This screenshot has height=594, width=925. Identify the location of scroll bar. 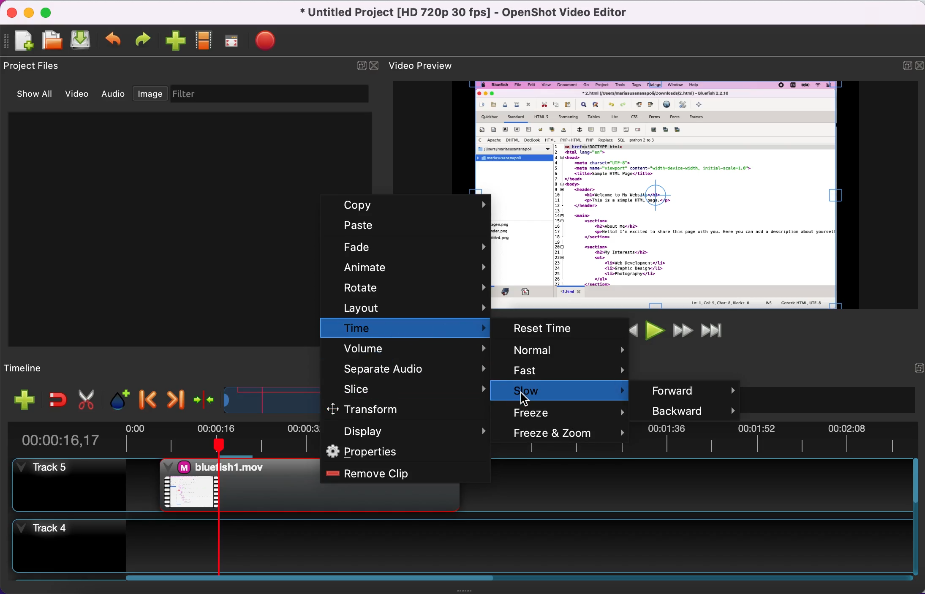
(309, 580).